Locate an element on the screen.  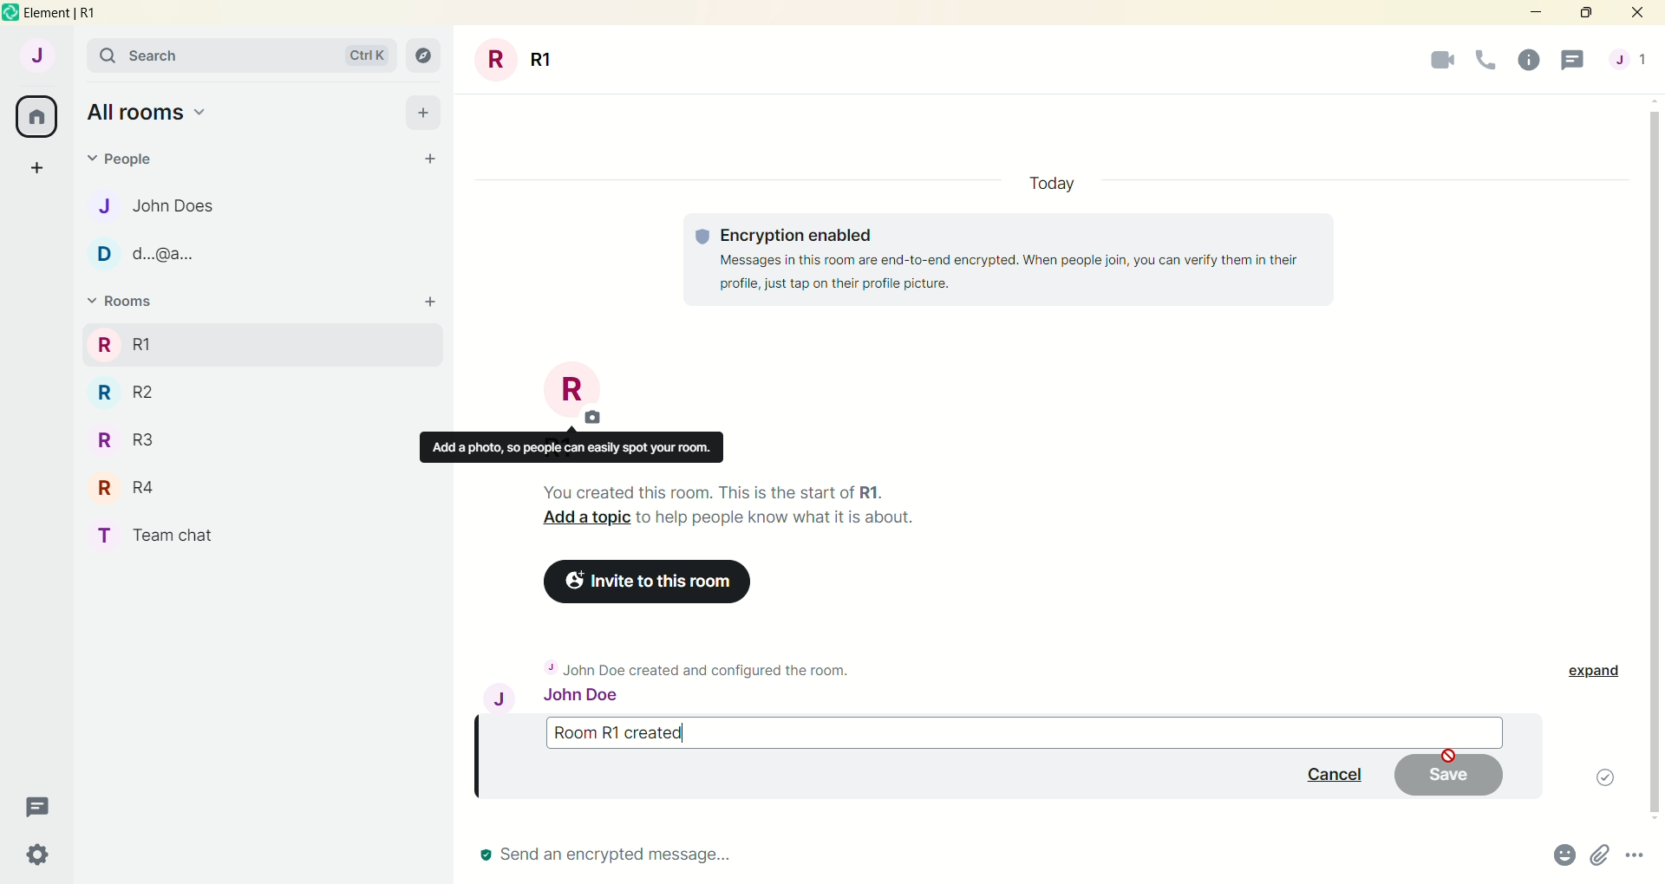
voice call is located at coordinates (1486, 61).